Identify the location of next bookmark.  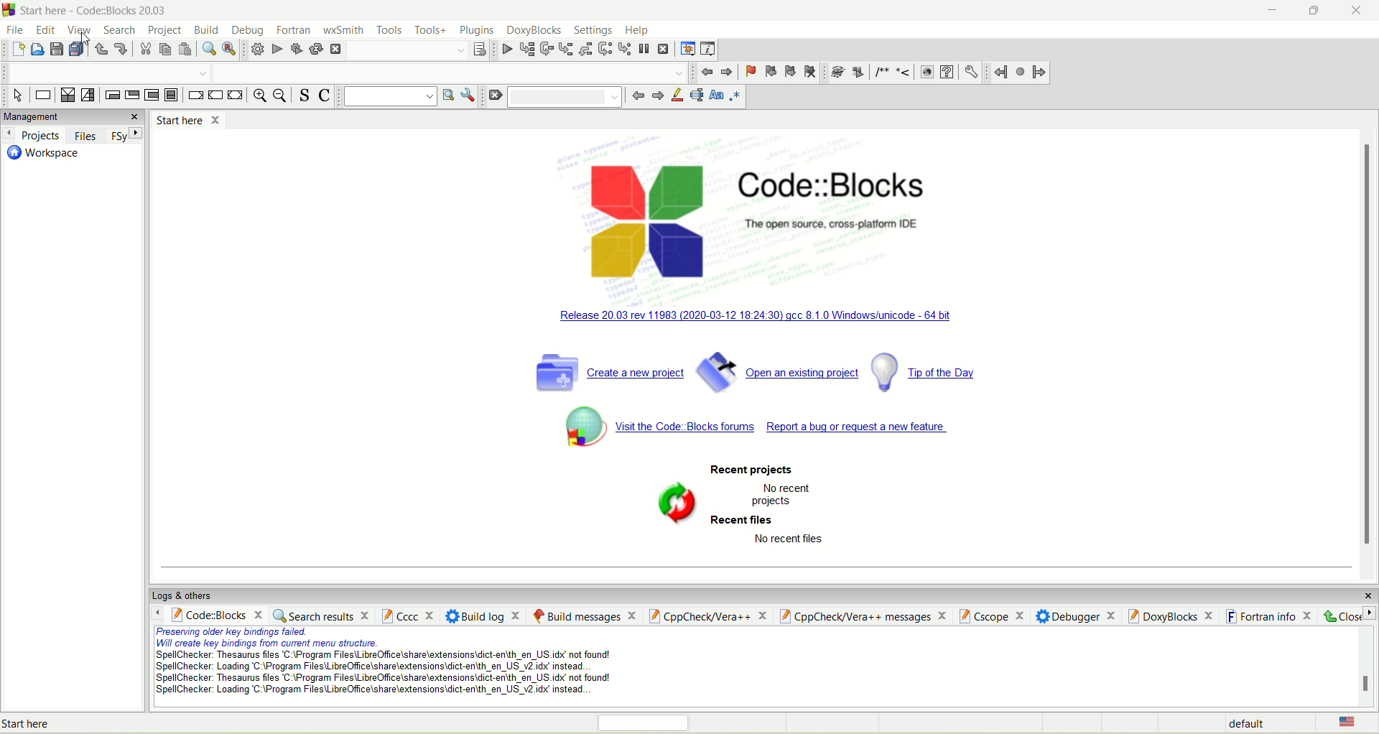
(790, 70).